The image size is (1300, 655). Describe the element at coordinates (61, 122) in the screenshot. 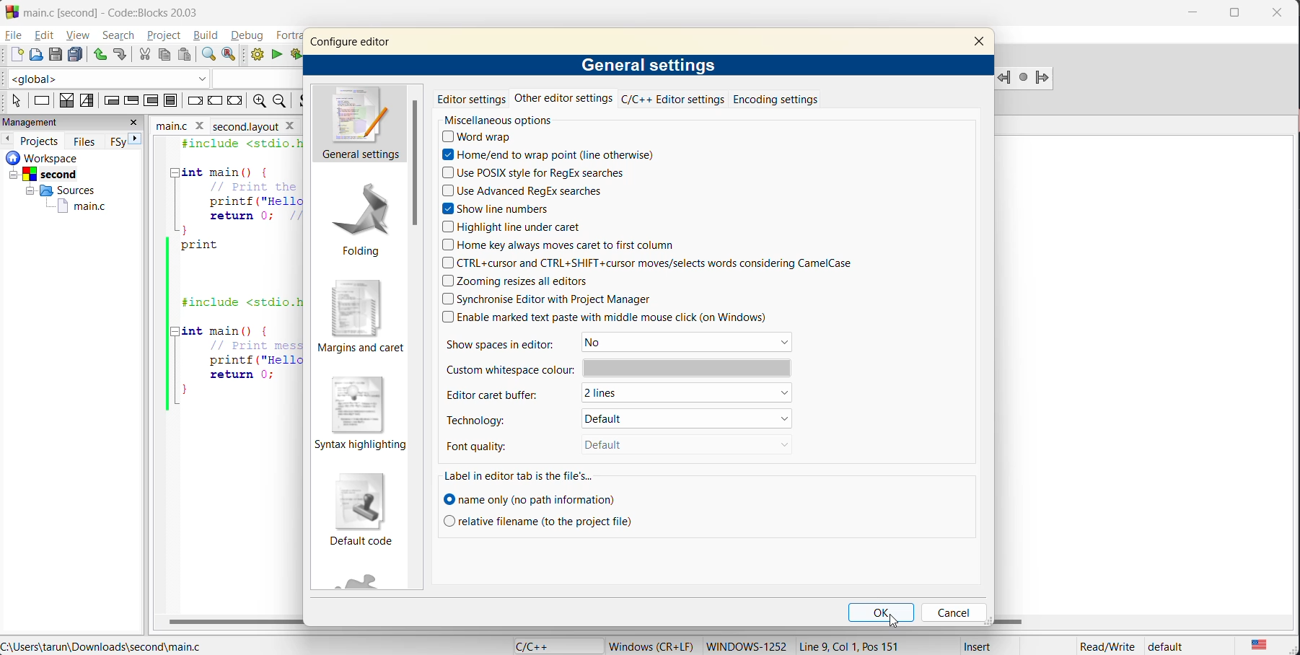

I see `management` at that location.